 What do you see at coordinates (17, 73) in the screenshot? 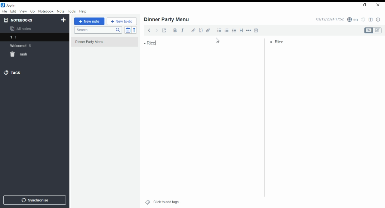
I see `tags` at bounding box center [17, 73].